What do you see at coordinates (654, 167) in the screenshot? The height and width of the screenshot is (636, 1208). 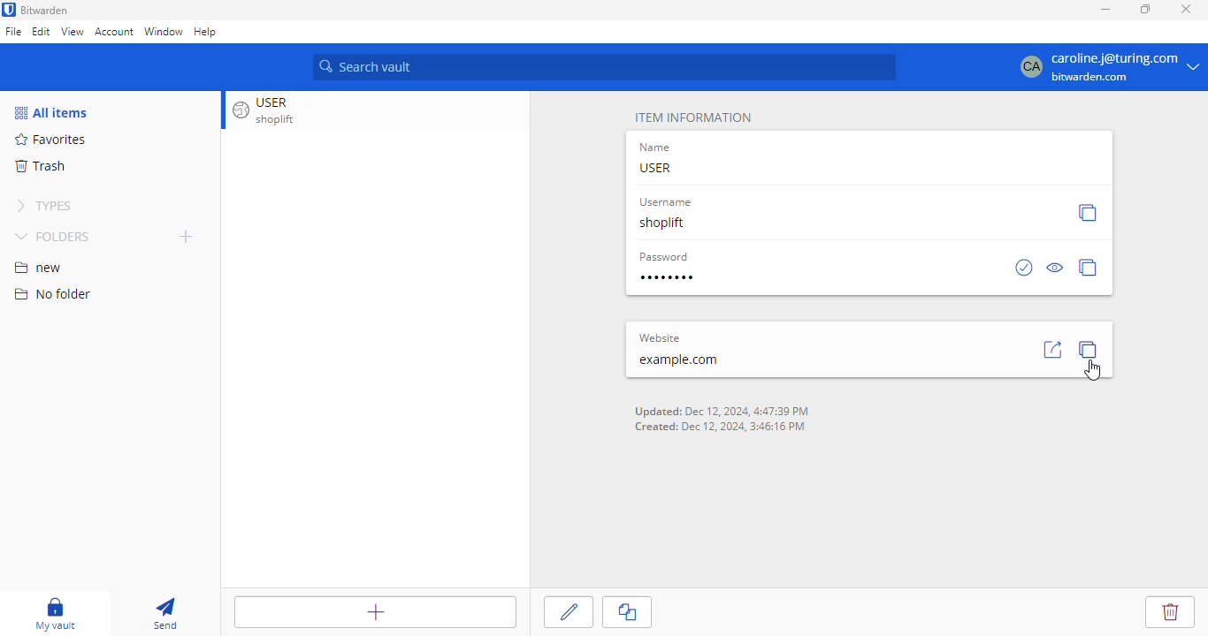 I see `USER` at bounding box center [654, 167].